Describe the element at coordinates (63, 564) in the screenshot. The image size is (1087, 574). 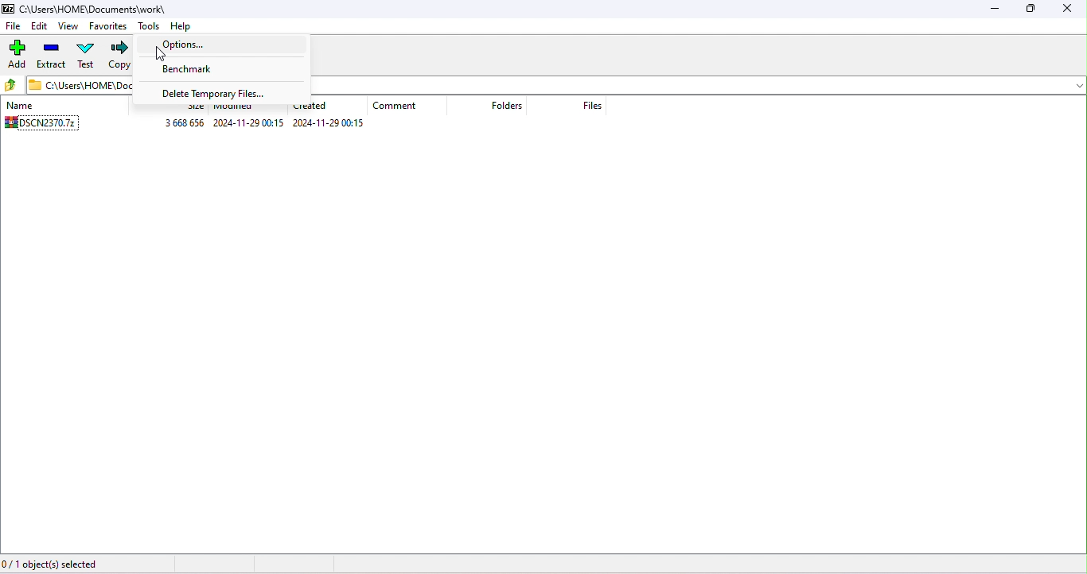
I see `0/1 object(s) selected` at that location.